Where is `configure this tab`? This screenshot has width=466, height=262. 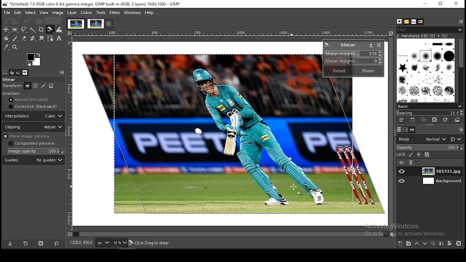
configure this tab is located at coordinates (461, 21).